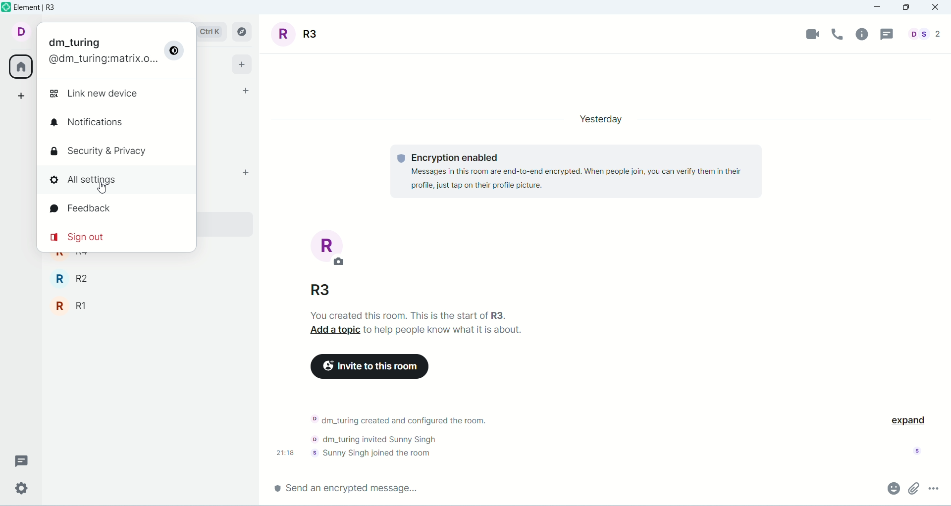 The width and height of the screenshot is (951, 506). I want to click on sign out, so click(80, 239).